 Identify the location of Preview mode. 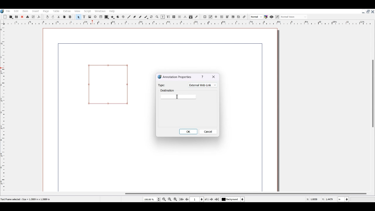
(271, 17).